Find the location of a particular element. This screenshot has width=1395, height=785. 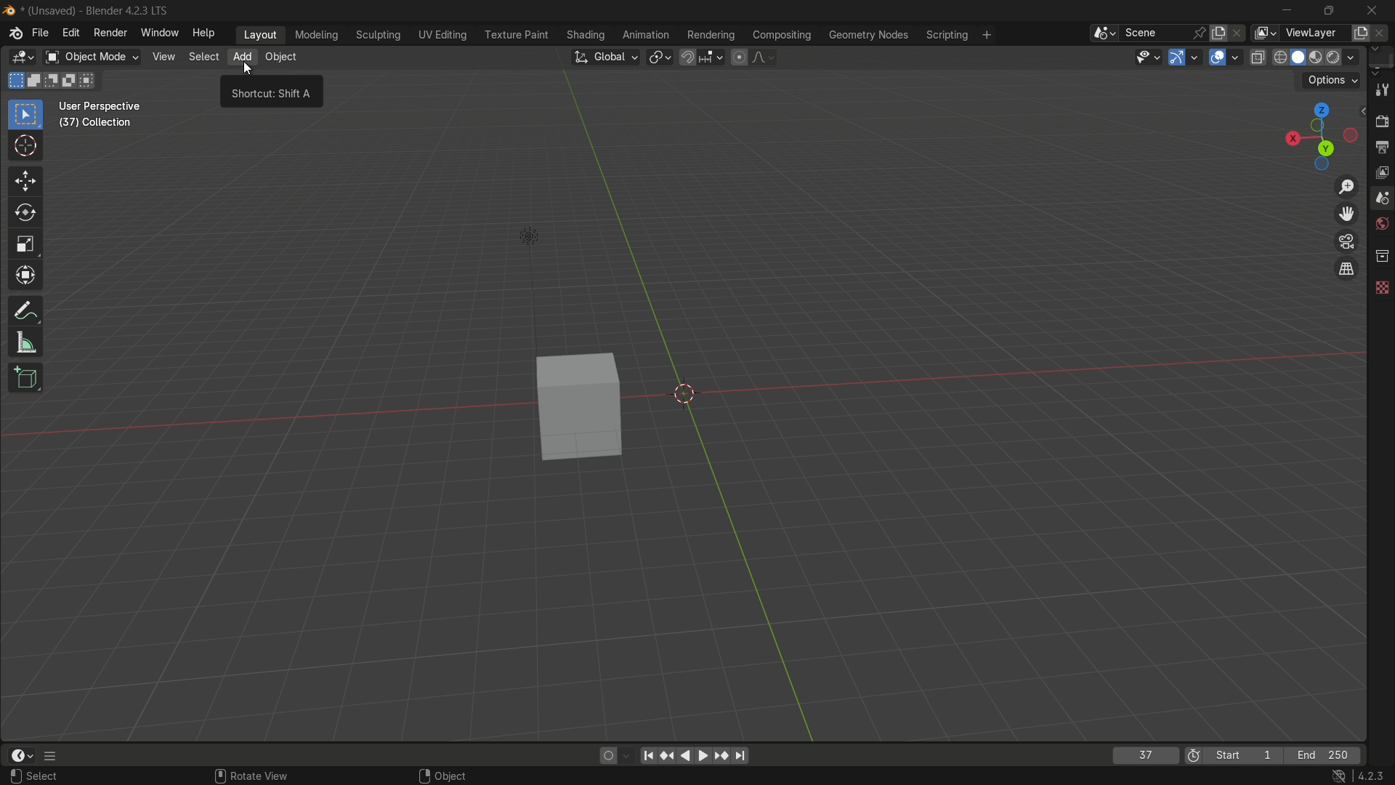

modeling menu is located at coordinates (318, 36).